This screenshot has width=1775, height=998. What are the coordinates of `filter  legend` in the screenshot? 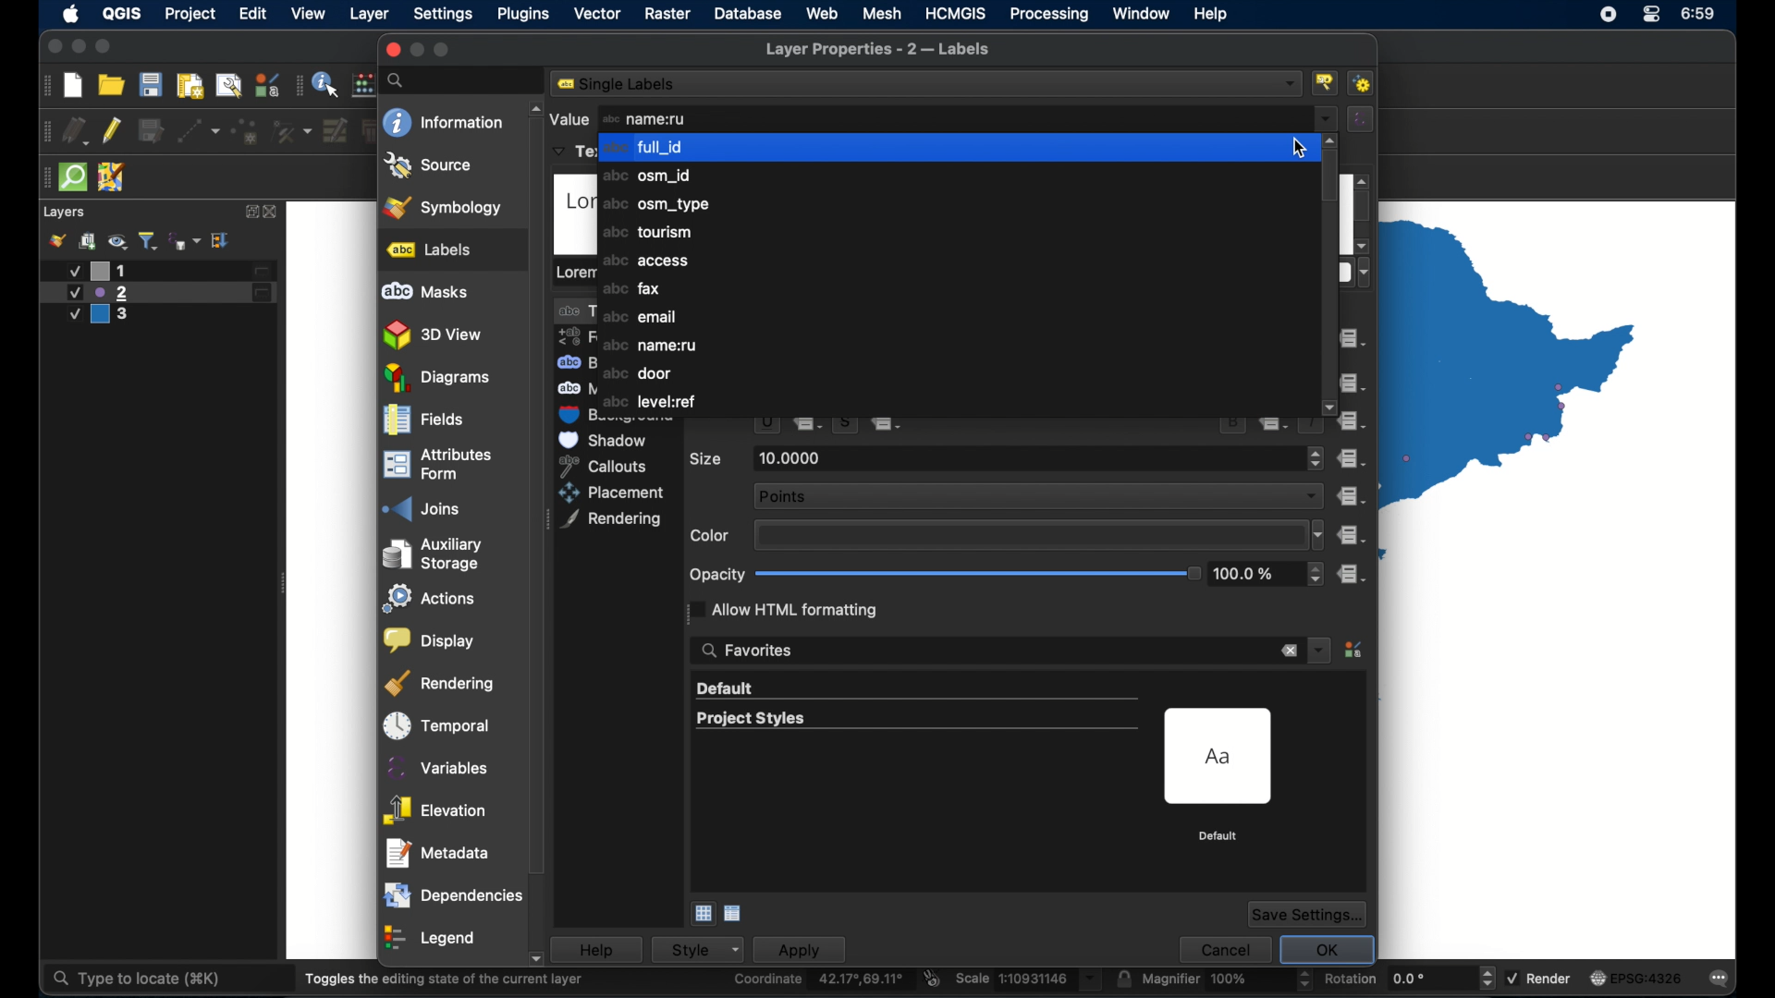 It's located at (149, 240).